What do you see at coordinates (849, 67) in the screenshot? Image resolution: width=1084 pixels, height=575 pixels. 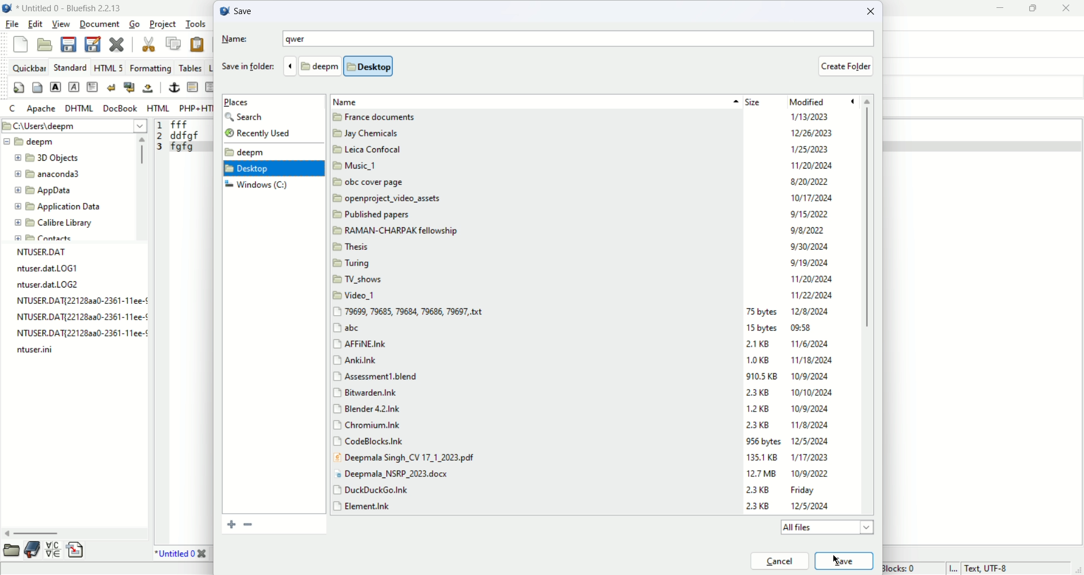 I see `create folder` at bounding box center [849, 67].